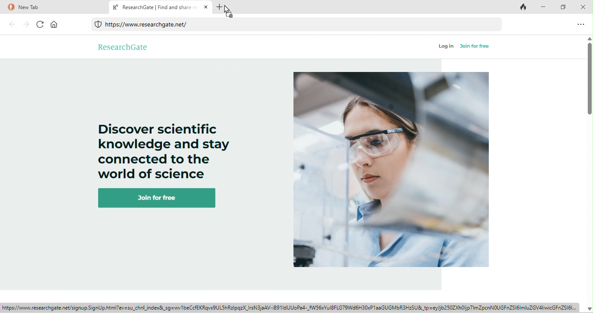 This screenshot has width=593, height=313. Describe the element at coordinates (563, 7) in the screenshot. I see `maximize` at that location.